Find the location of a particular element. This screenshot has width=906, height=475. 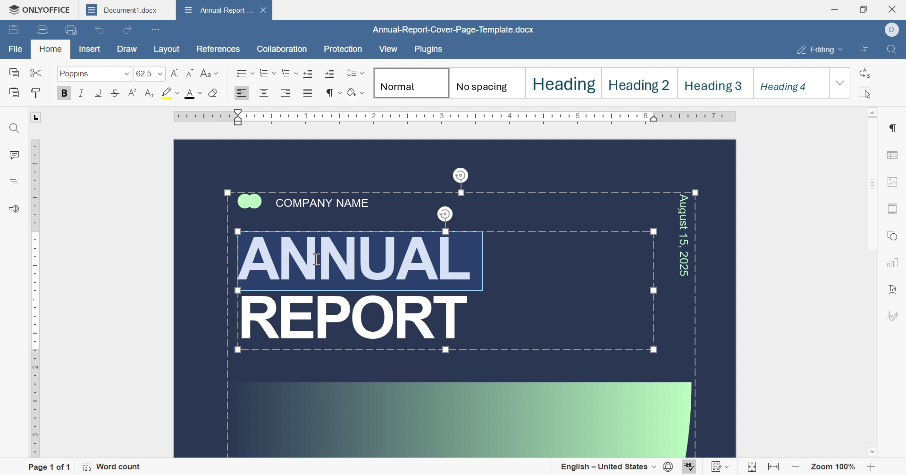

ruler is located at coordinates (459, 116).